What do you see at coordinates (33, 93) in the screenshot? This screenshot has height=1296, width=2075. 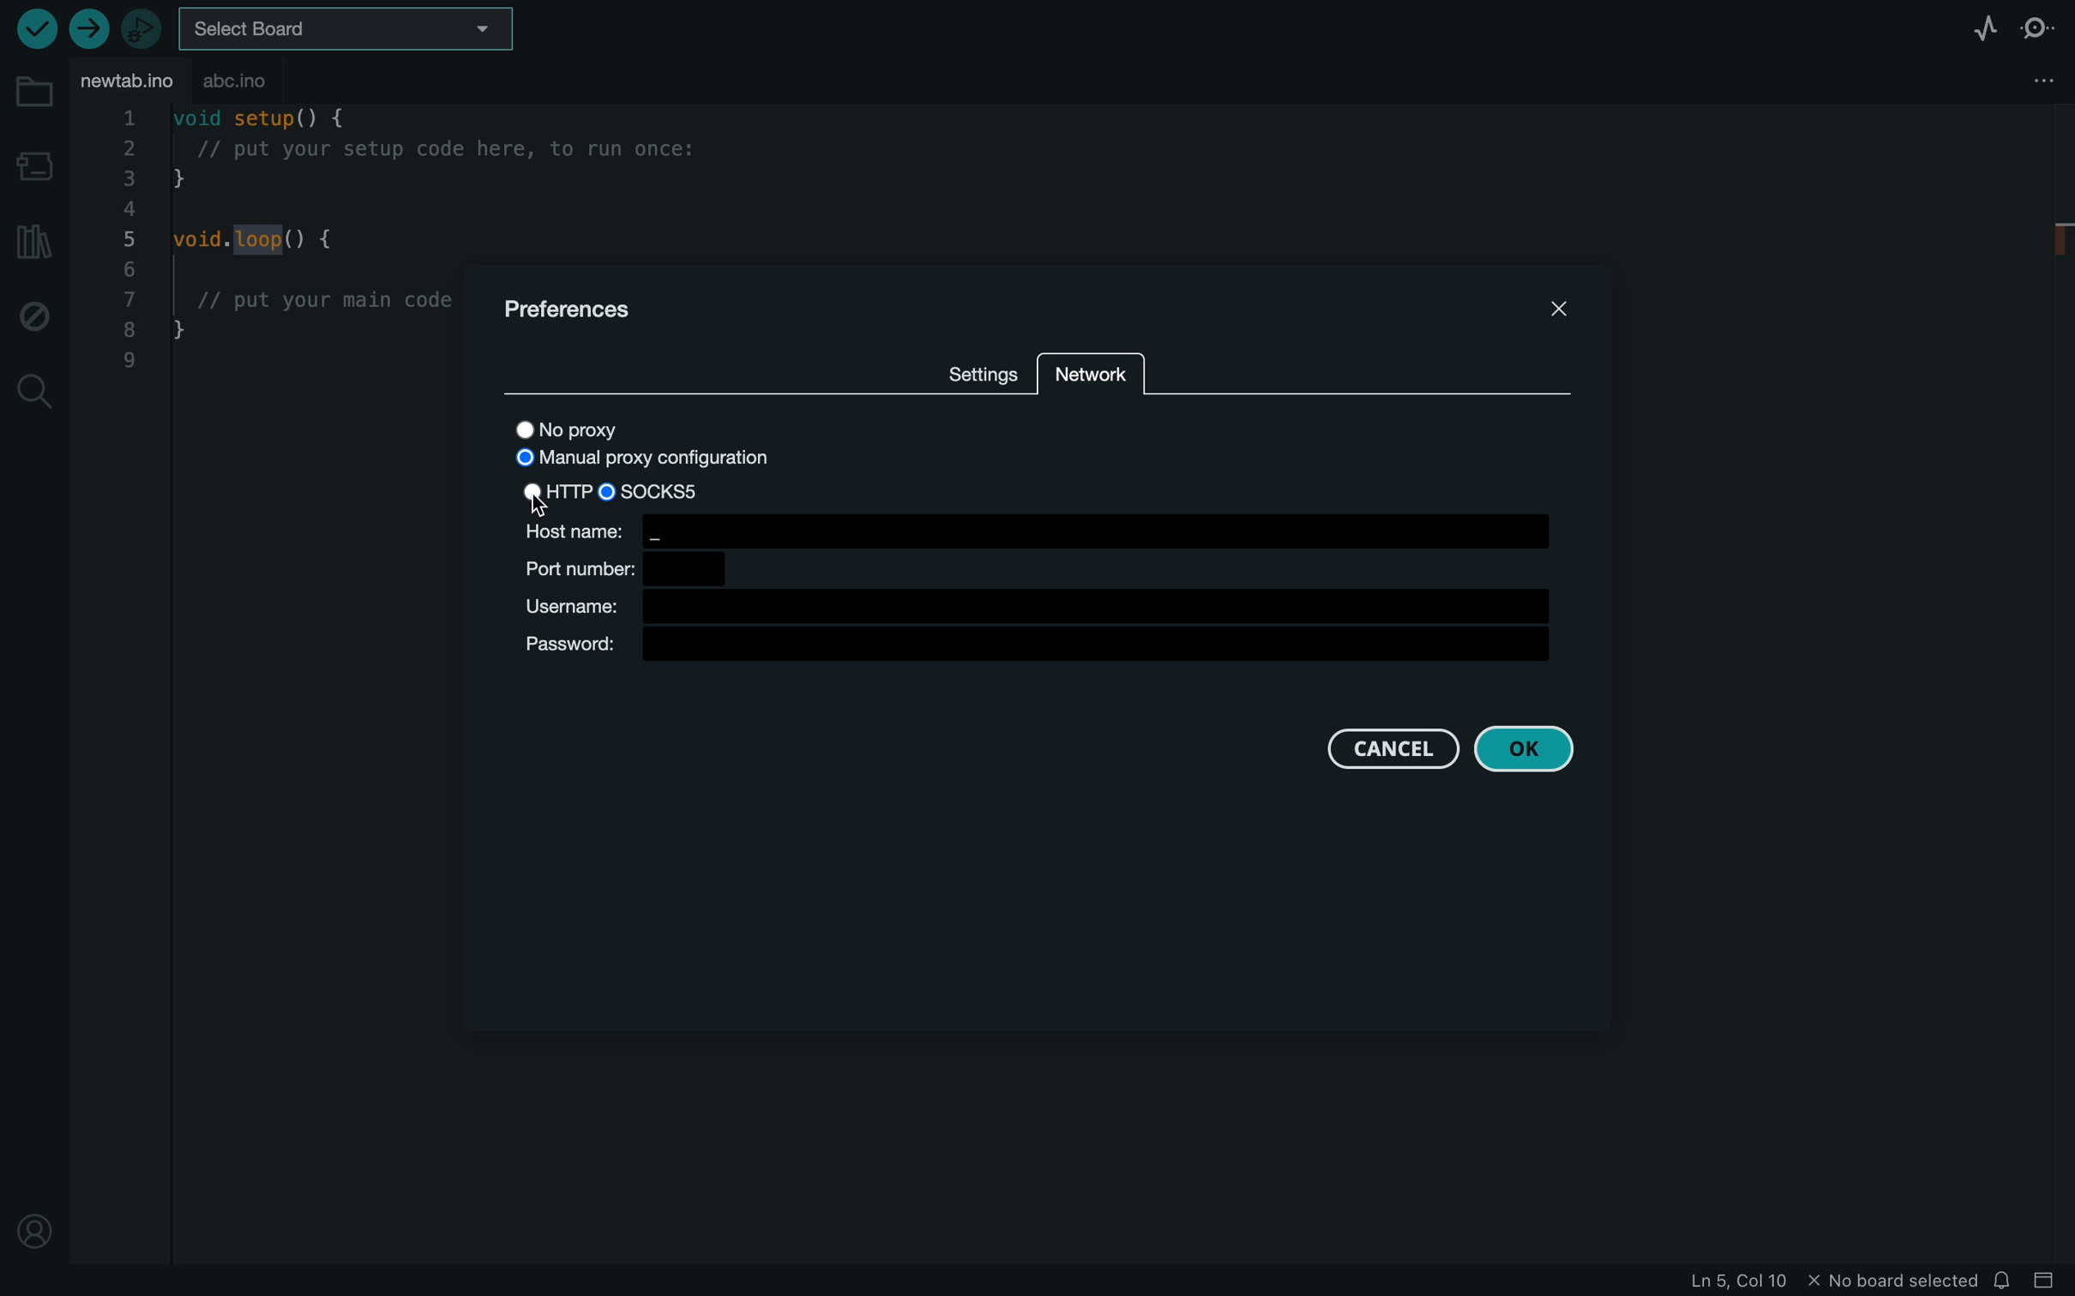 I see `folder` at bounding box center [33, 93].